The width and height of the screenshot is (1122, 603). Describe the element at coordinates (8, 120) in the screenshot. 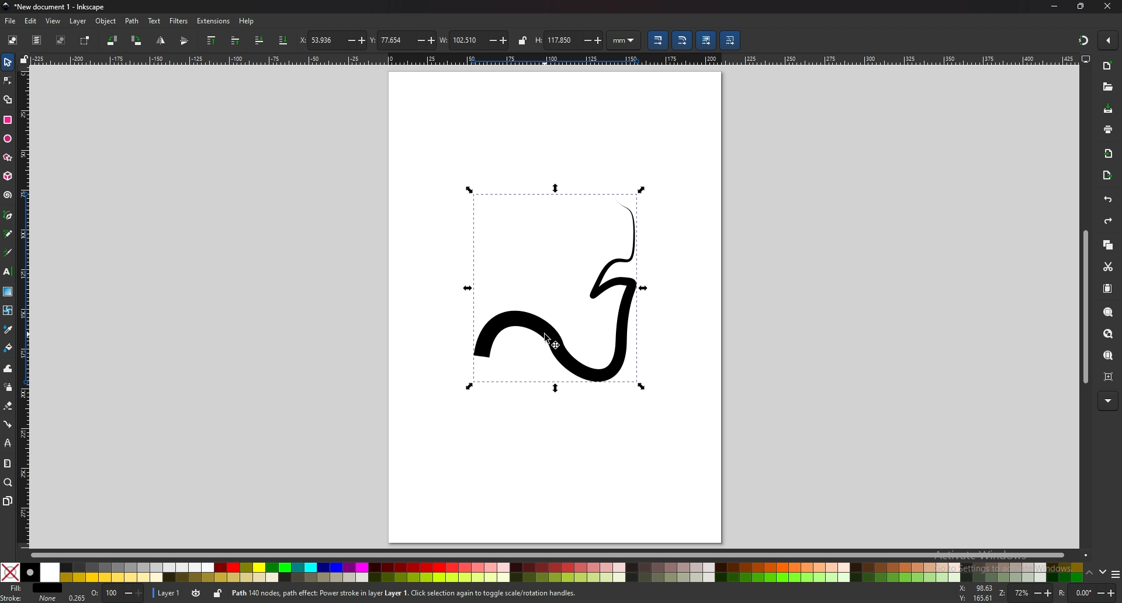

I see `rectangle` at that location.